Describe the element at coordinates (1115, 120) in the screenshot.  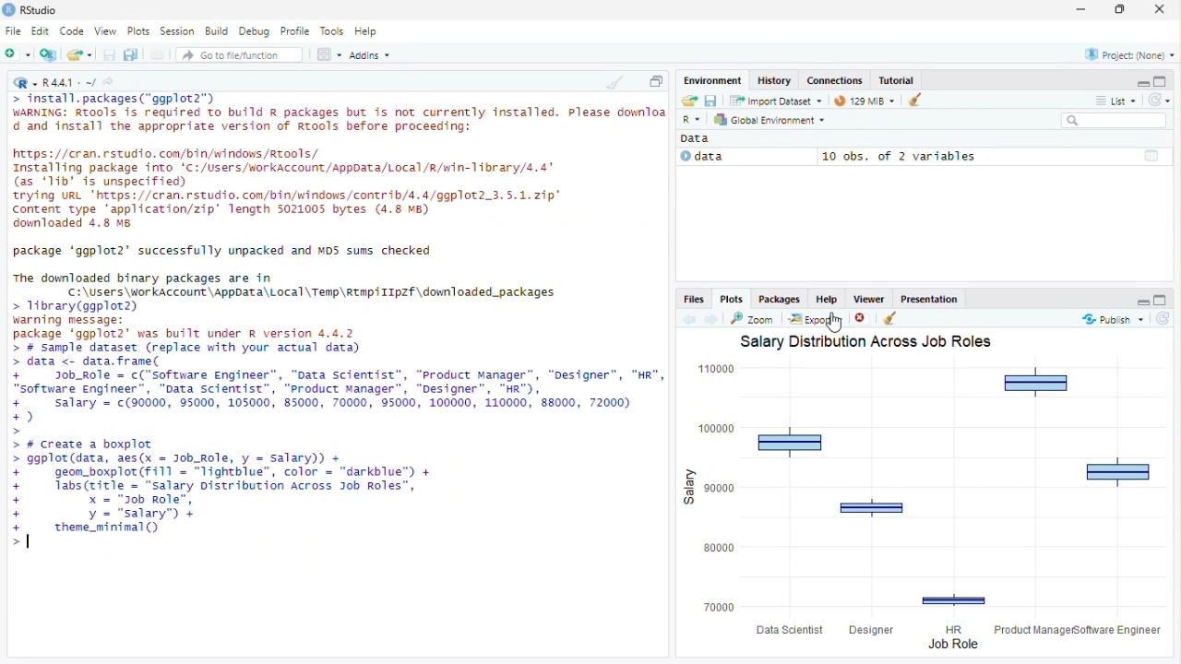
I see `Search` at that location.